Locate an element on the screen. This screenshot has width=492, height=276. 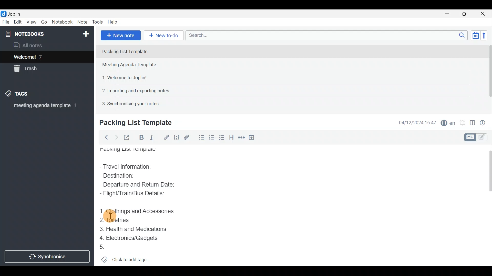
Close is located at coordinates (484, 14).